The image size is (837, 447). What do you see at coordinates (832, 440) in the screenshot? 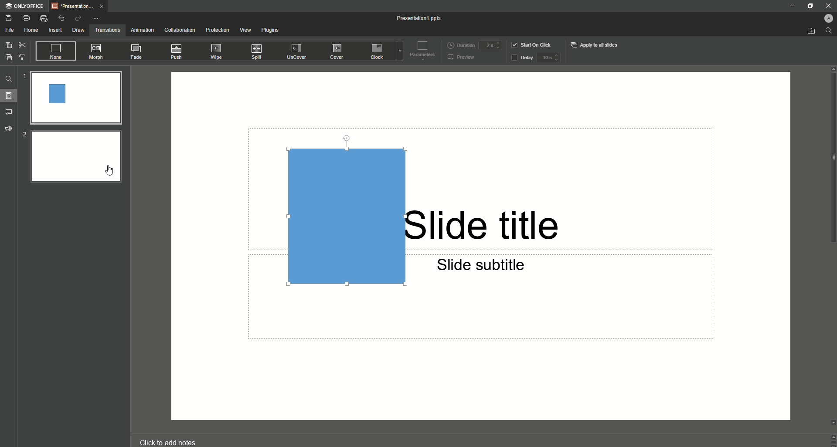
I see `Controls` at bounding box center [832, 440].